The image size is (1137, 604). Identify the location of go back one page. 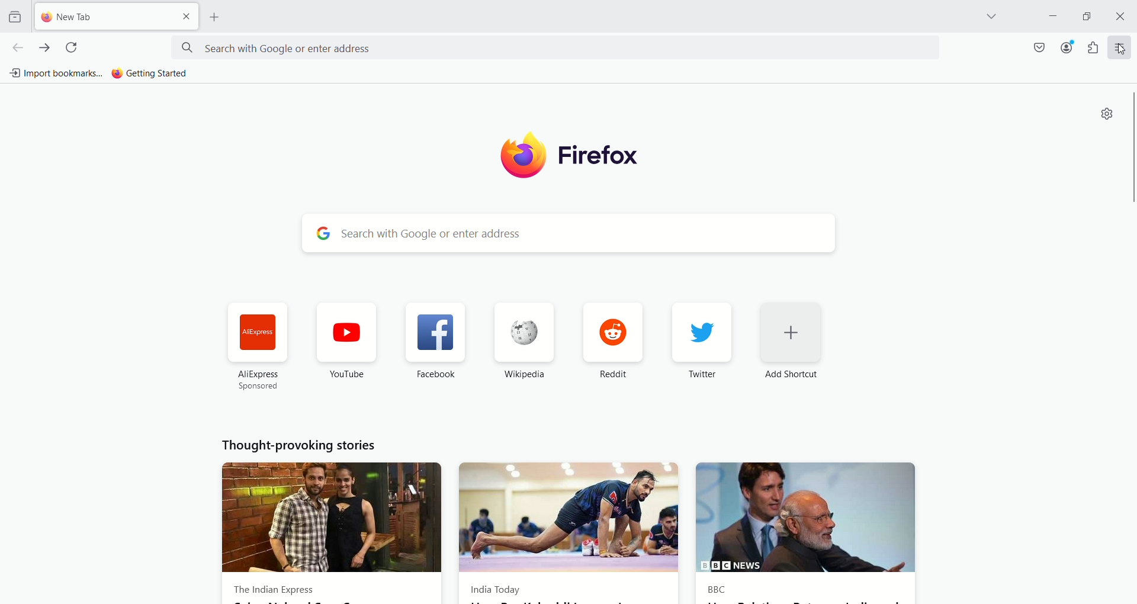
(14, 47).